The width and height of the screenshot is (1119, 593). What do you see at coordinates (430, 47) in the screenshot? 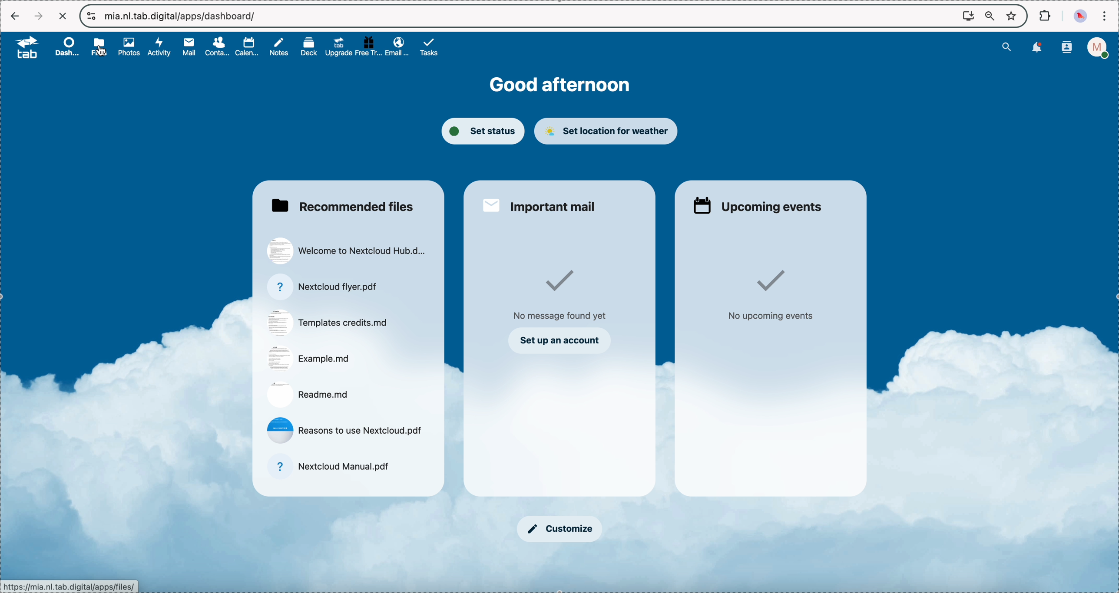
I see `tasks` at bounding box center [430, 47].